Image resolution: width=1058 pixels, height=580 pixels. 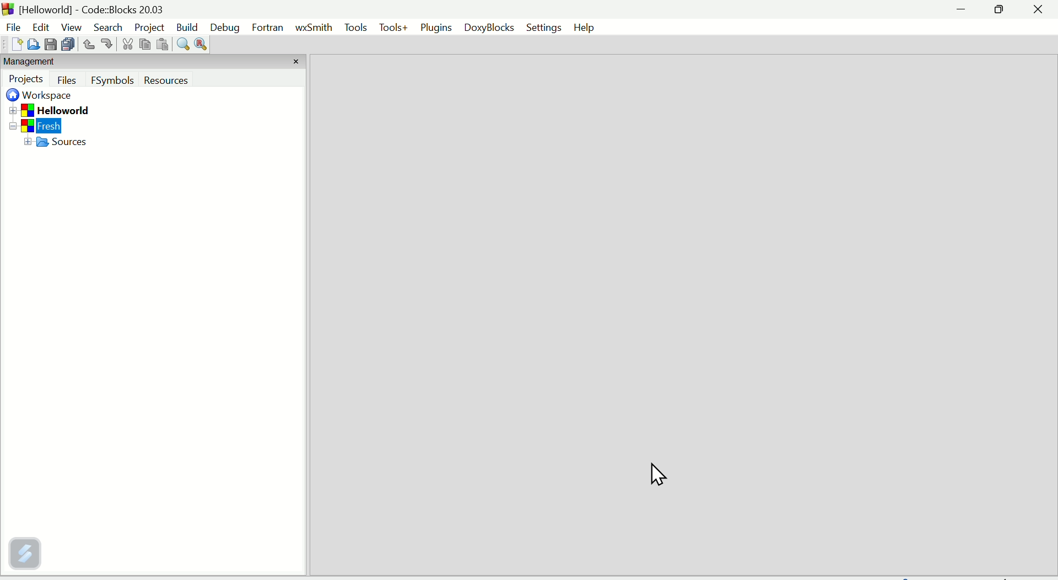 What do you see at coordinates (36, 24) in the screenshot?
I see `Edit` at bounding box center [36, 24].